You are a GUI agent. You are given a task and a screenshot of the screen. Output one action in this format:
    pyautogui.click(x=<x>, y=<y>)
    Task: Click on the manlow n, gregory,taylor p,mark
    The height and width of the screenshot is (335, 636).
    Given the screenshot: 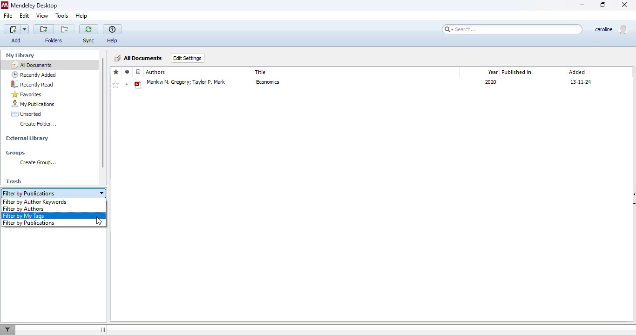 What is the action you would take?
    pyautogui.click(x=187, y=84)
    